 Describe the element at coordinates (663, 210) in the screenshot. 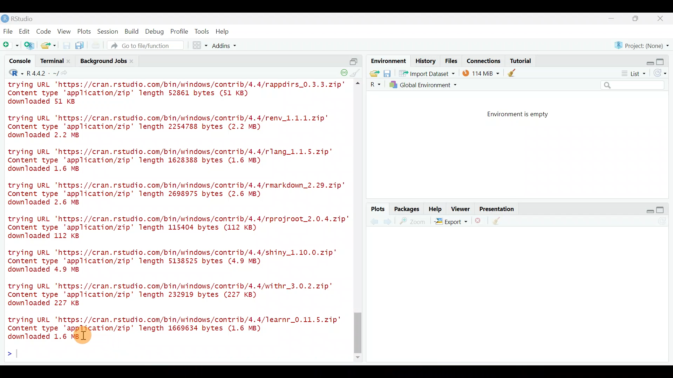

I see `maximize` at that location.